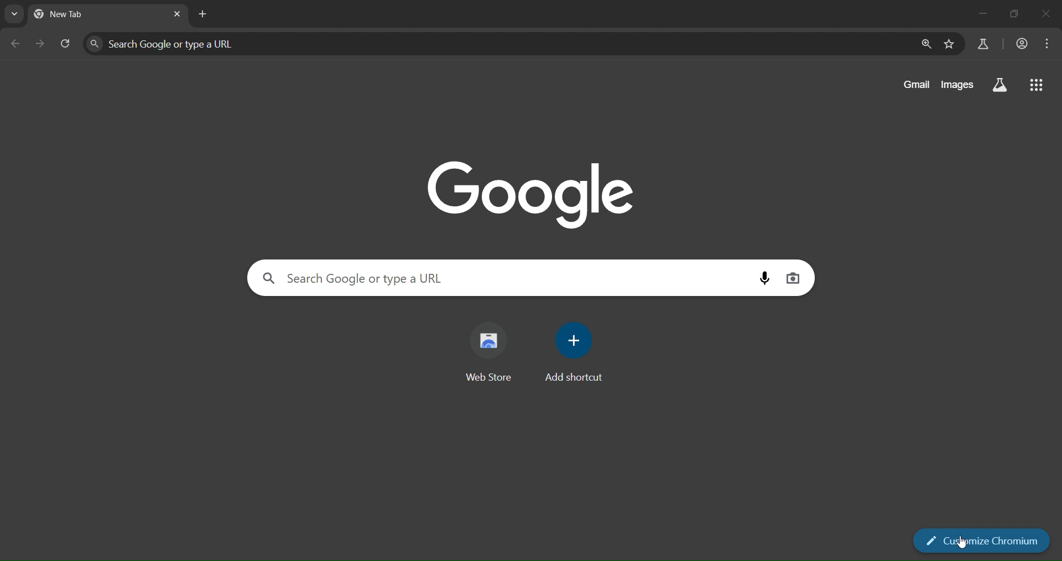  I want to click on images, so click(958, 86).